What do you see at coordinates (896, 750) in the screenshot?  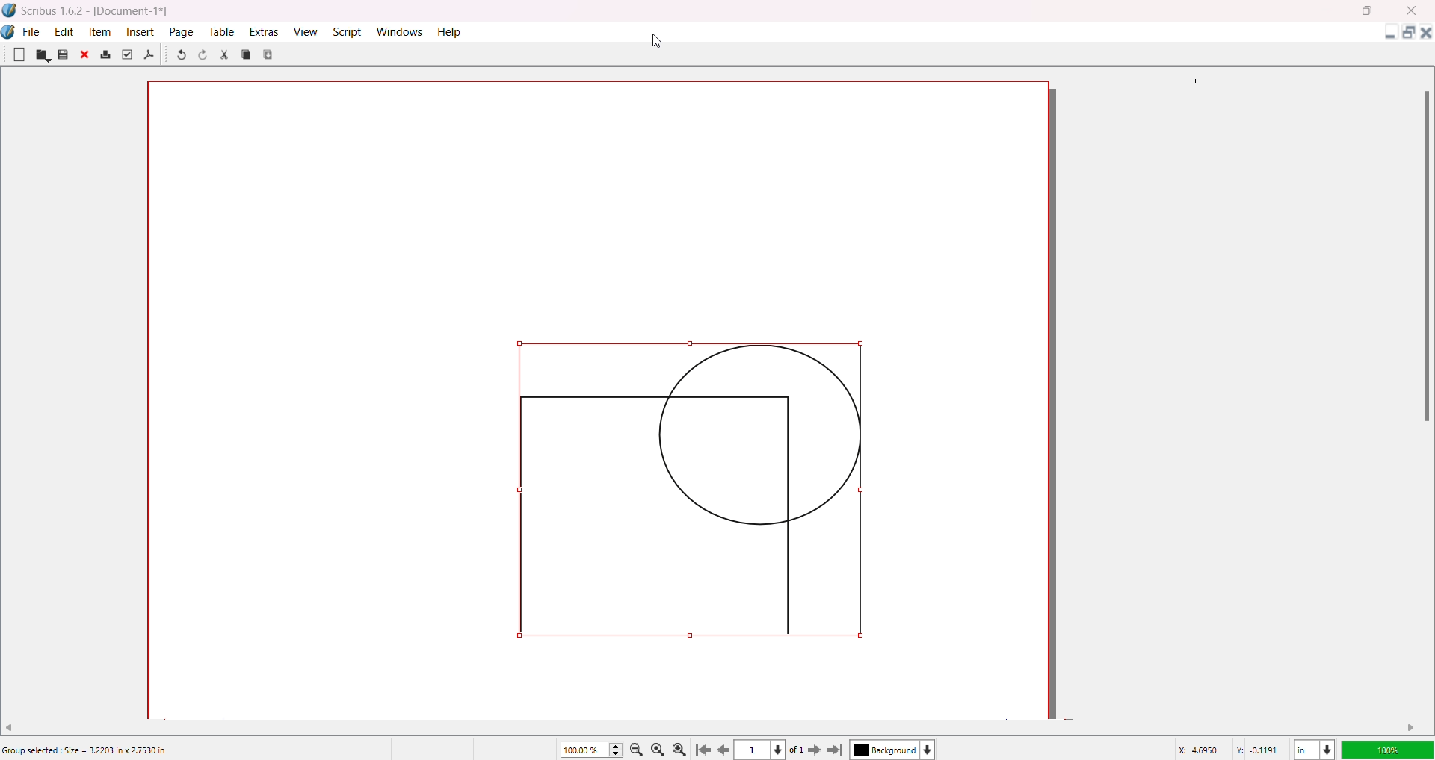 I see `Background color` at bounding box center [896, 750].